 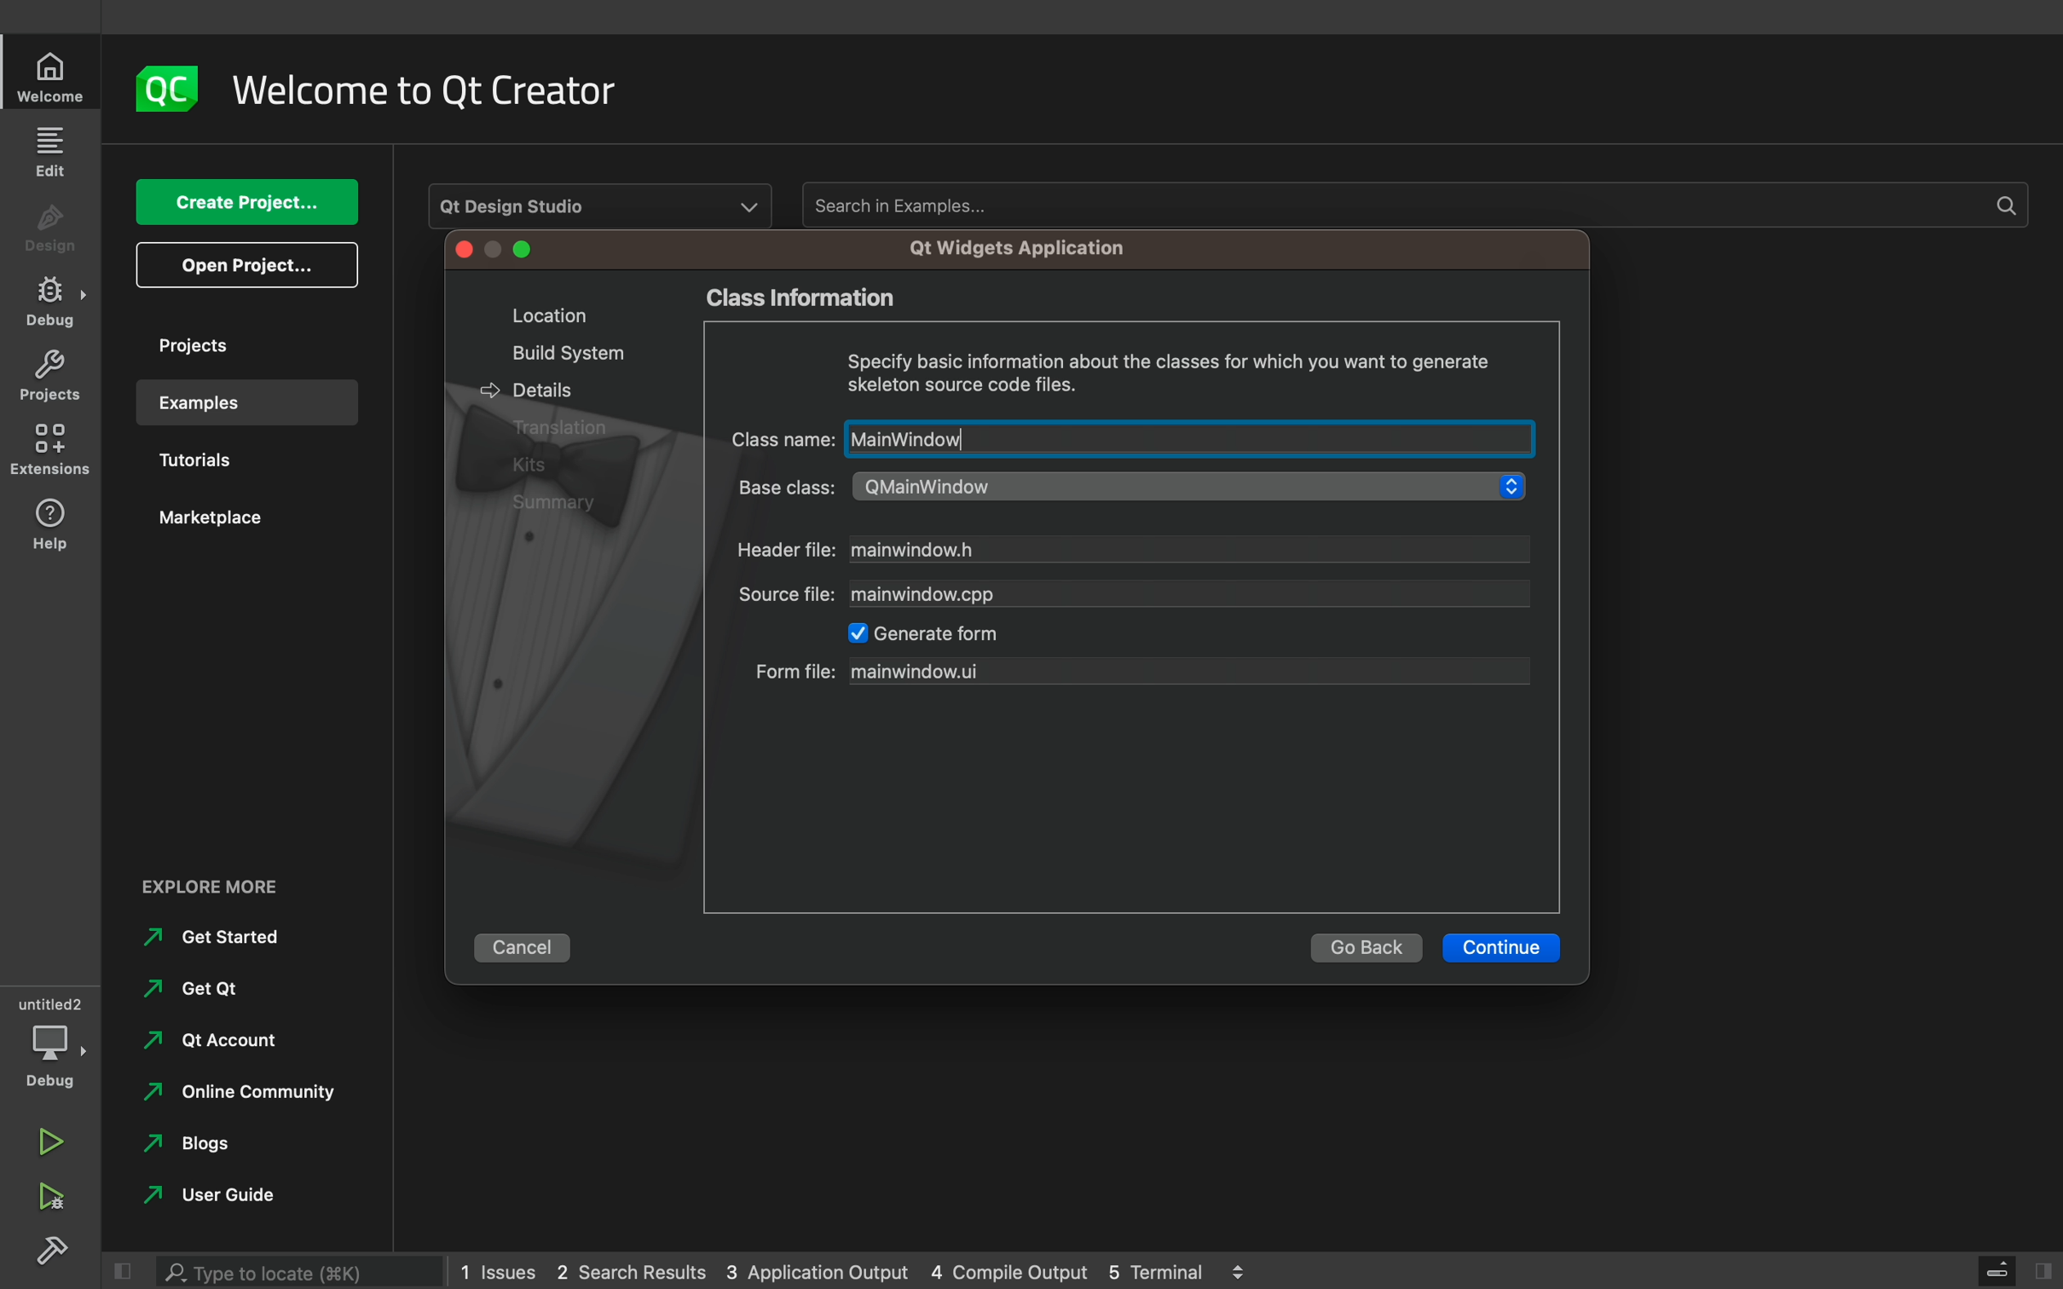 What do you see at coordinates (54, 150) in the screenshot?
I see `edit` at bounding box center [54, 150].